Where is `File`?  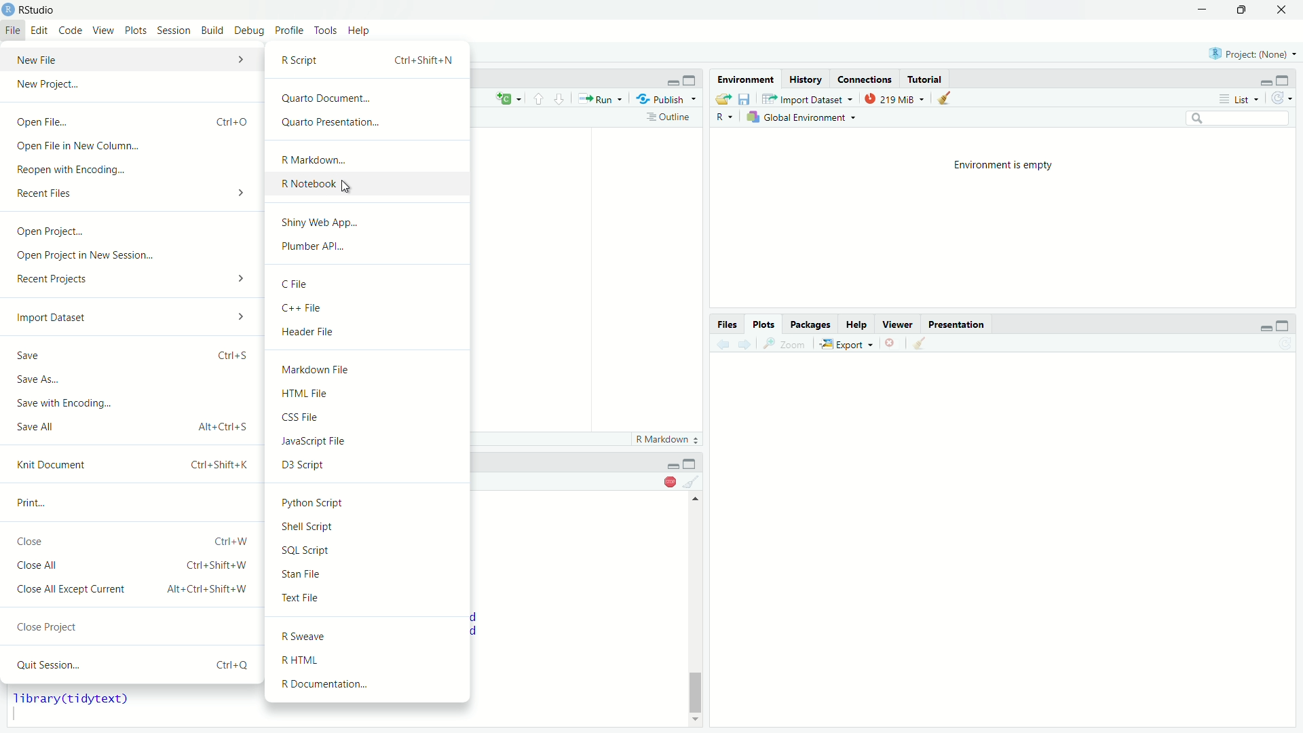 File is located at coordinates (12, 31).